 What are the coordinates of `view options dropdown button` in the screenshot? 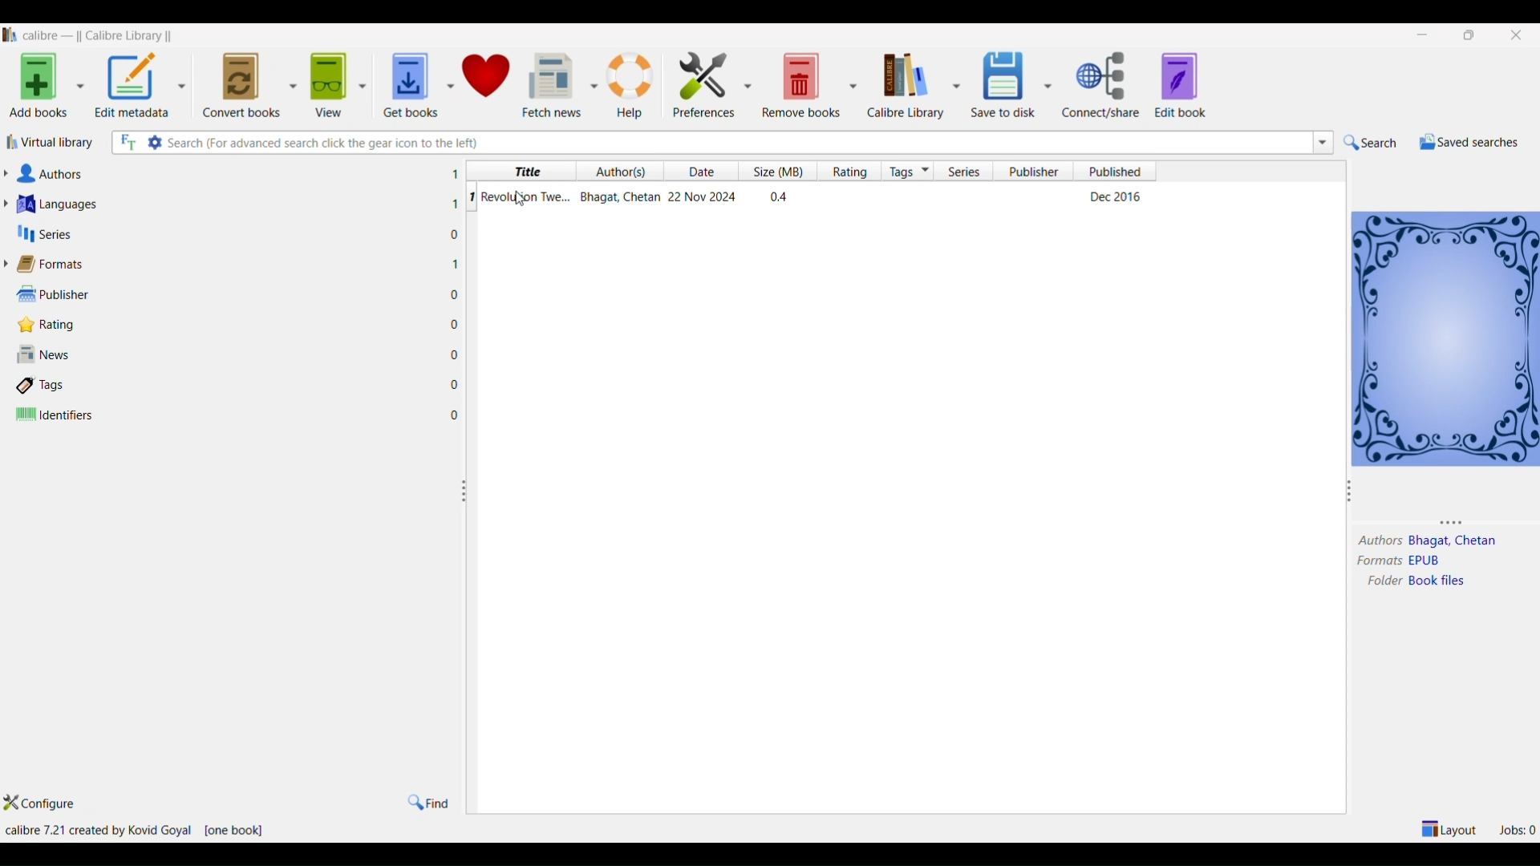 It's located at (360, 79).